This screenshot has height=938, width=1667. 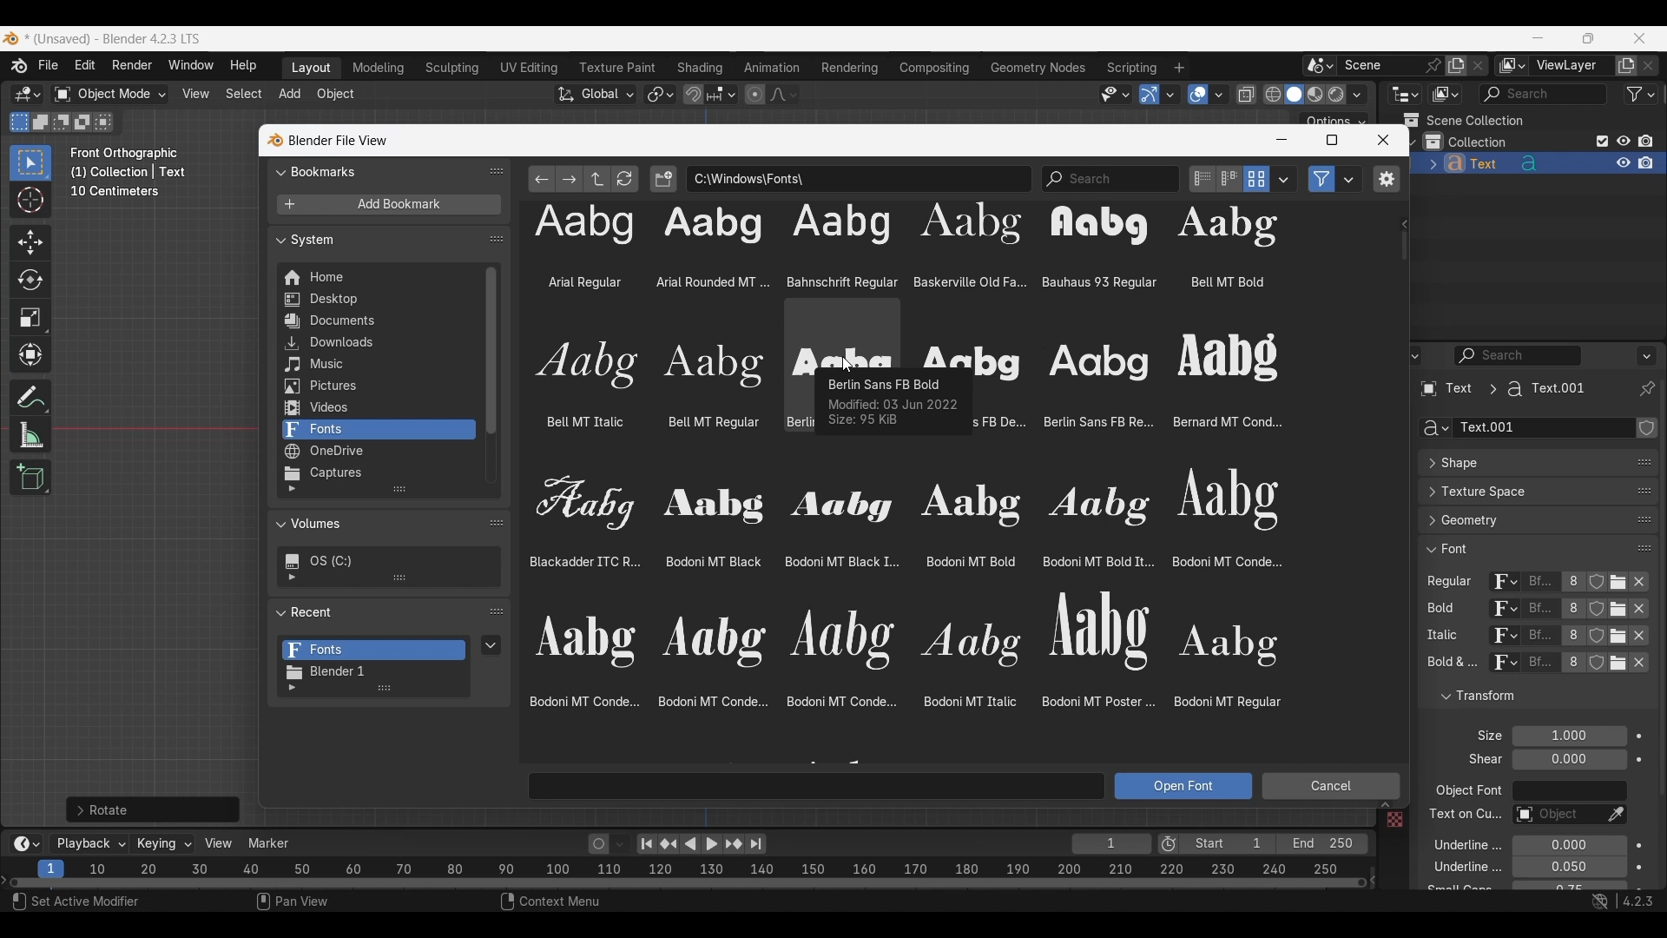 I want to click on Open selected font in Text object, so click(x=1183, y=786).